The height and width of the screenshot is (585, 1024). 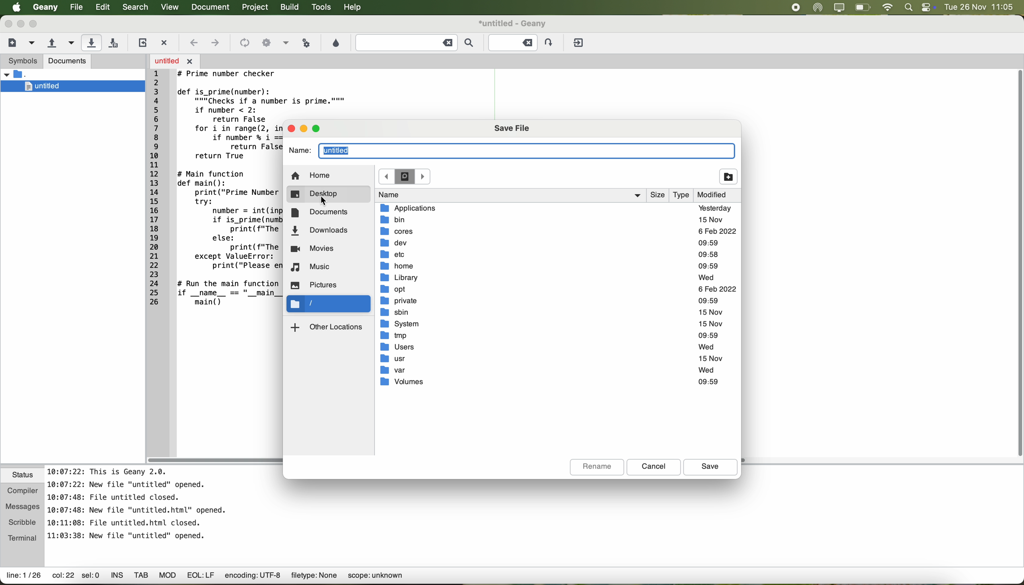 I want to click on users, so click(x=551, y=346).